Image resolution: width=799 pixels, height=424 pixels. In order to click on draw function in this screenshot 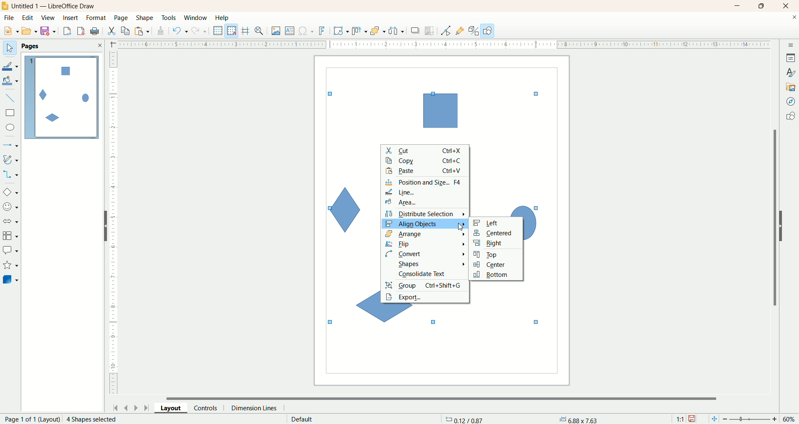, I will do `click(488, 30)`.